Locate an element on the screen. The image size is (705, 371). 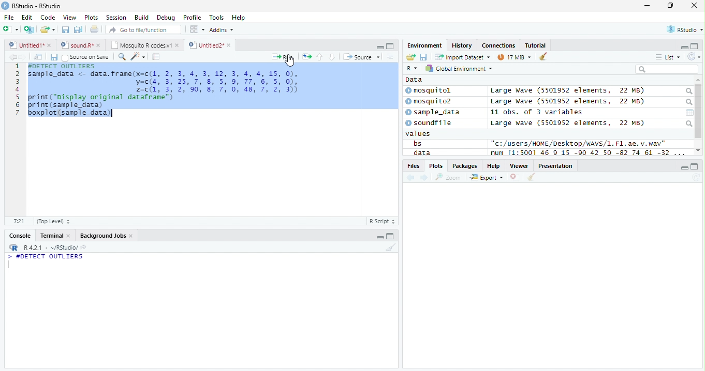
Edit is located at coordinates (27, 18).